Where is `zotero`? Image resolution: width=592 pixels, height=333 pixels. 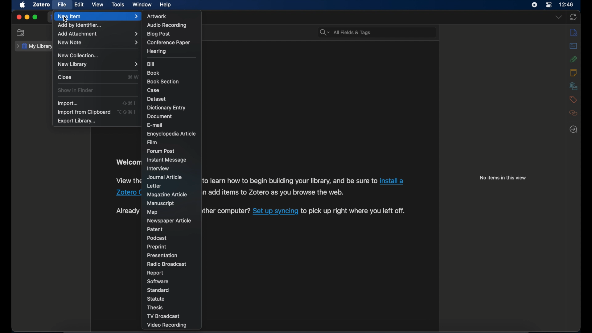 zotero is located at coordinates (42, 5).